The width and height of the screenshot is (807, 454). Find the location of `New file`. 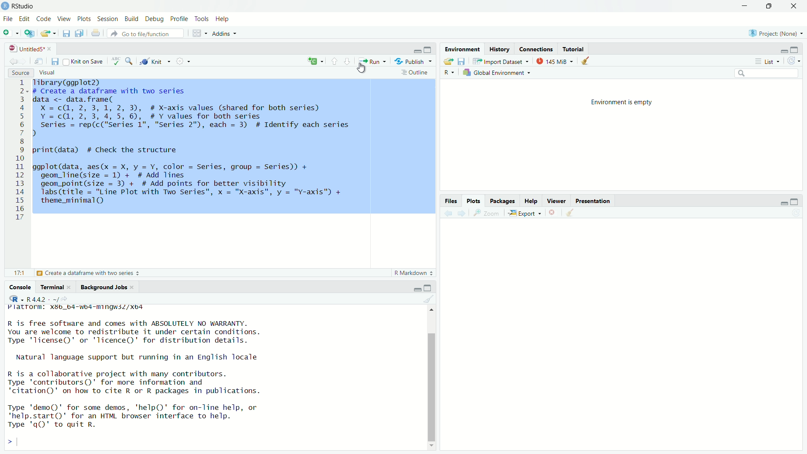

New file is located at coordinates (10, 33).